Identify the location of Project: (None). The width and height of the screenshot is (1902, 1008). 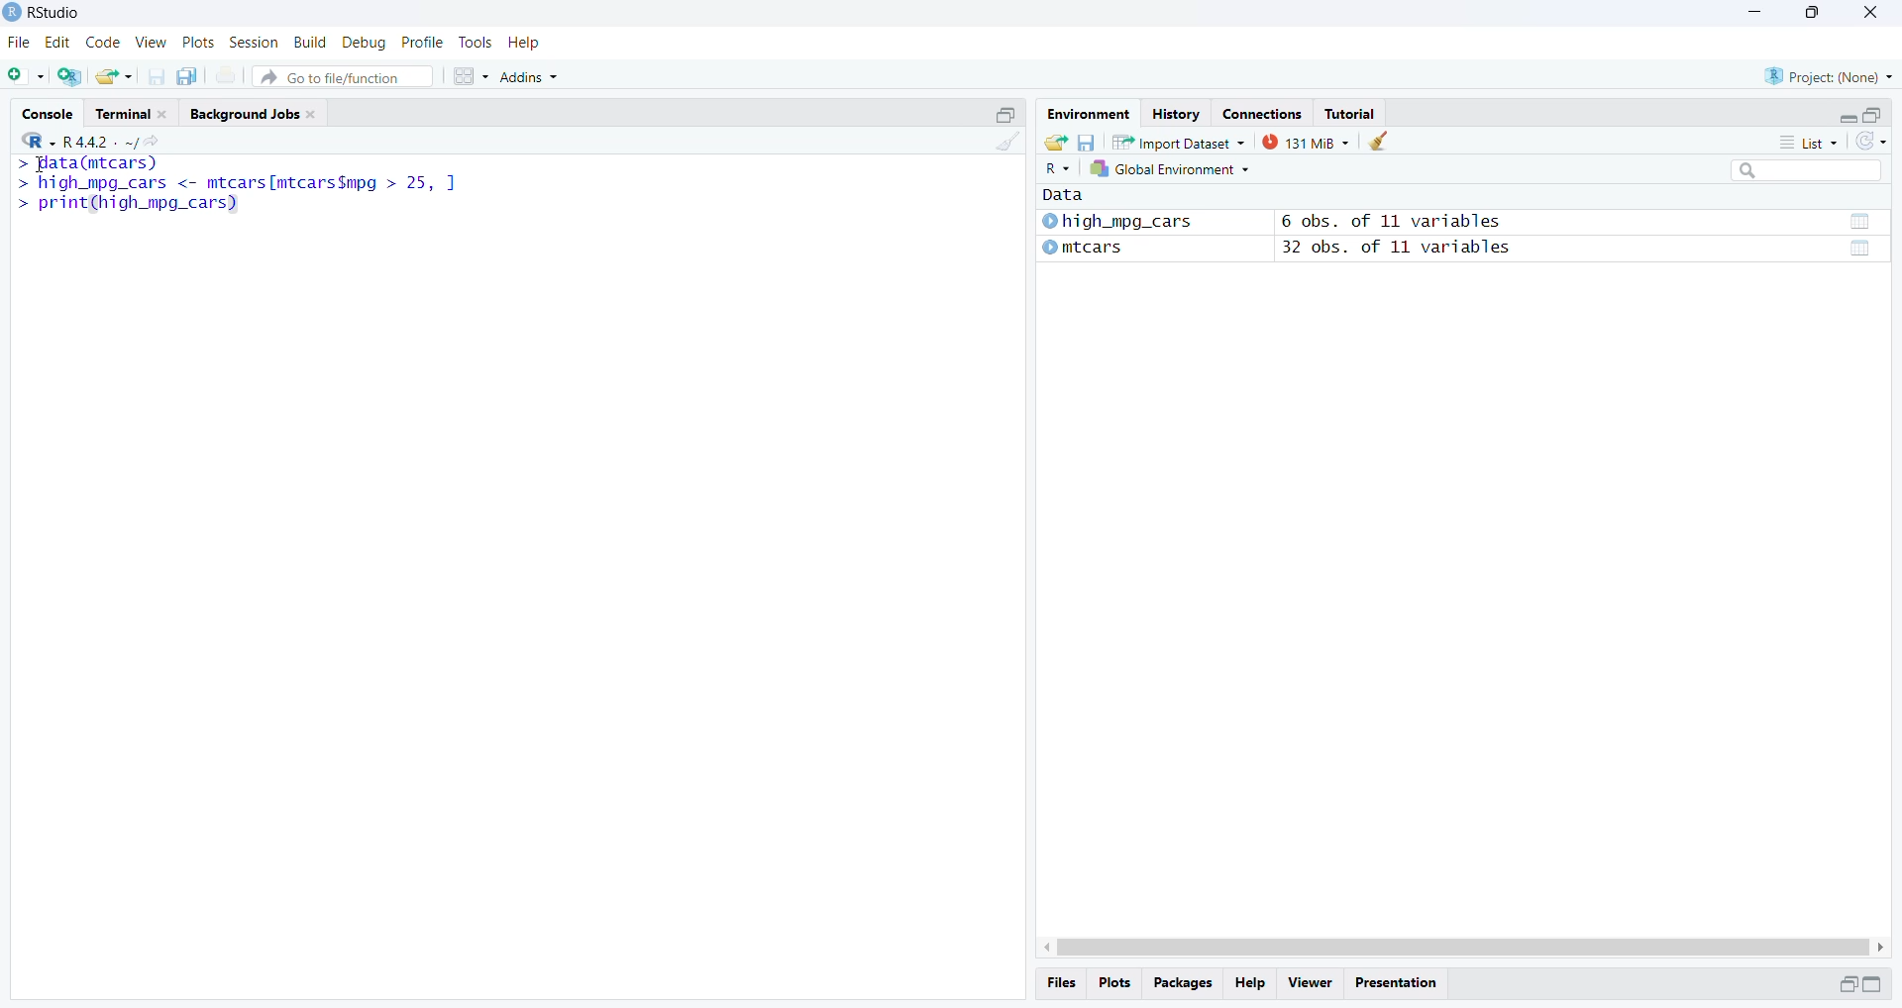
(1831, 75).